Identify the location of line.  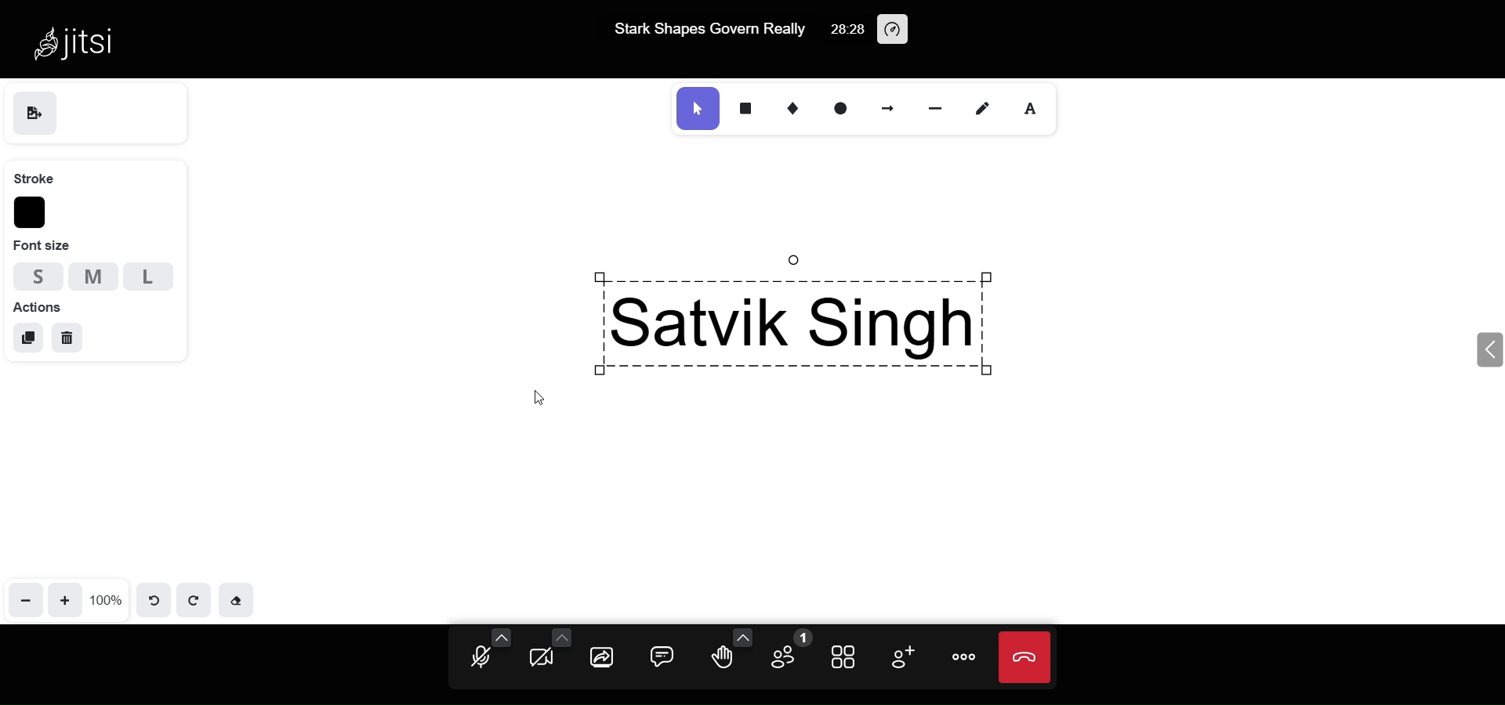
(933, 107).